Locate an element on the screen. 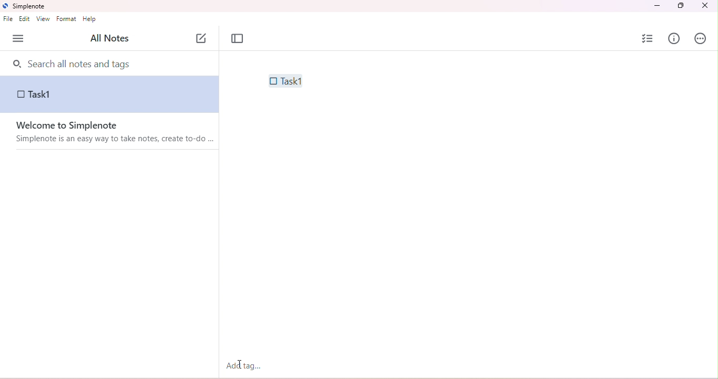 The width and height of the screenshot is (718, 379). help is located at coordinates (90, 20).